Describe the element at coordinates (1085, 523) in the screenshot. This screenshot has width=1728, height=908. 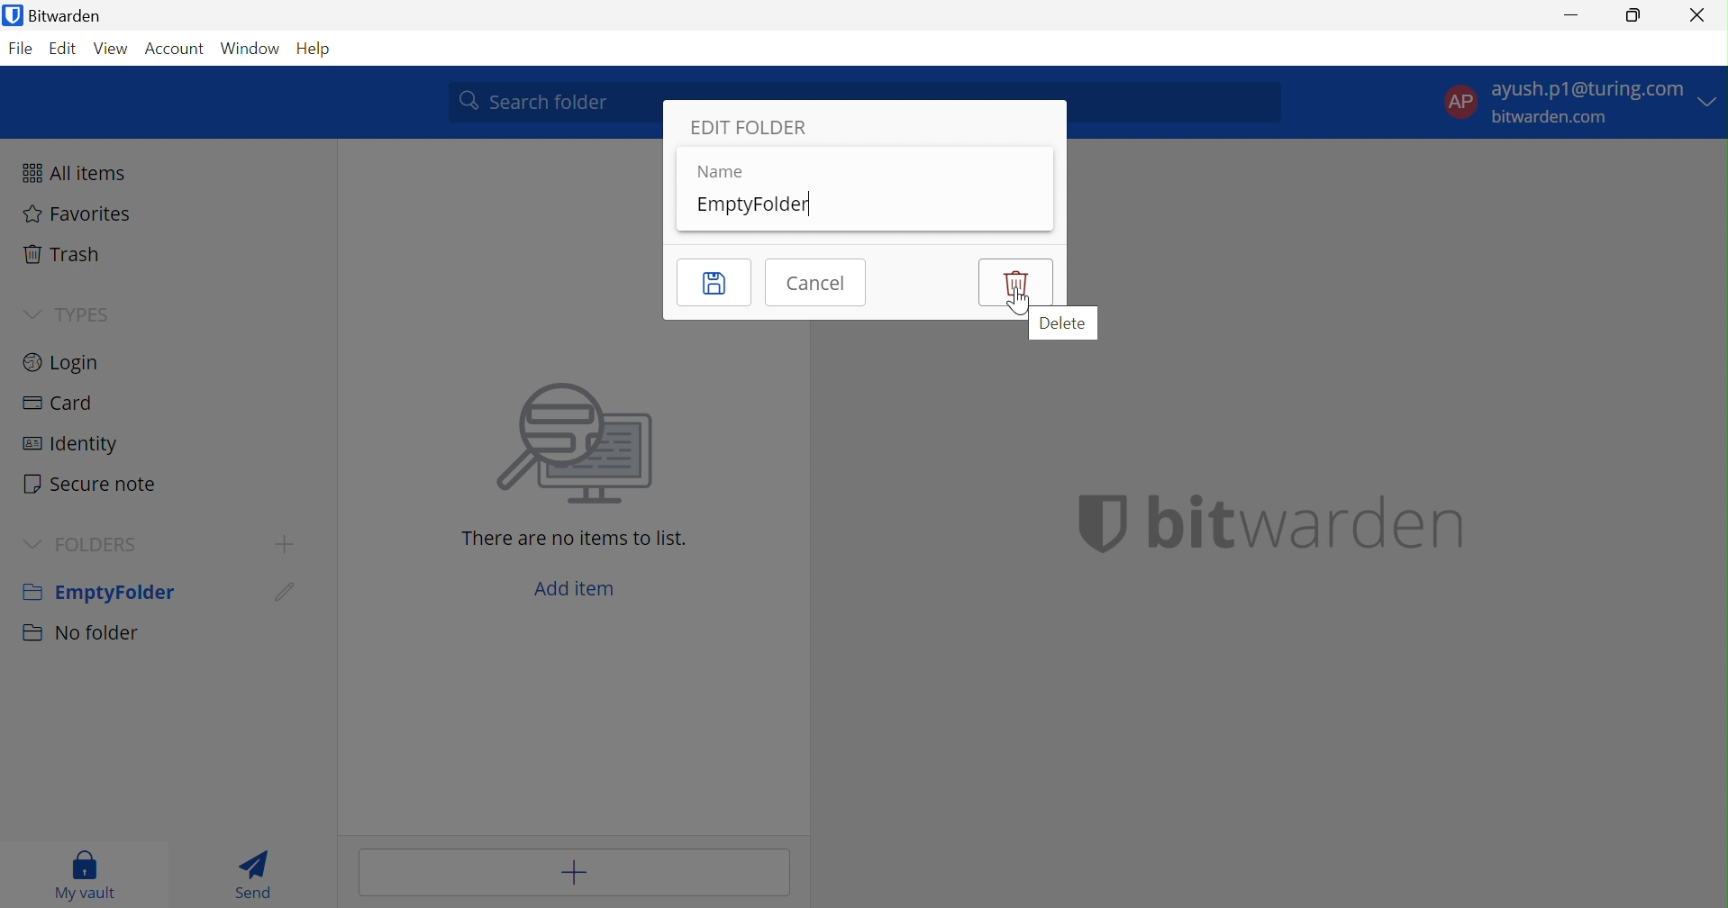
I see `bitwarden logo` at that location.